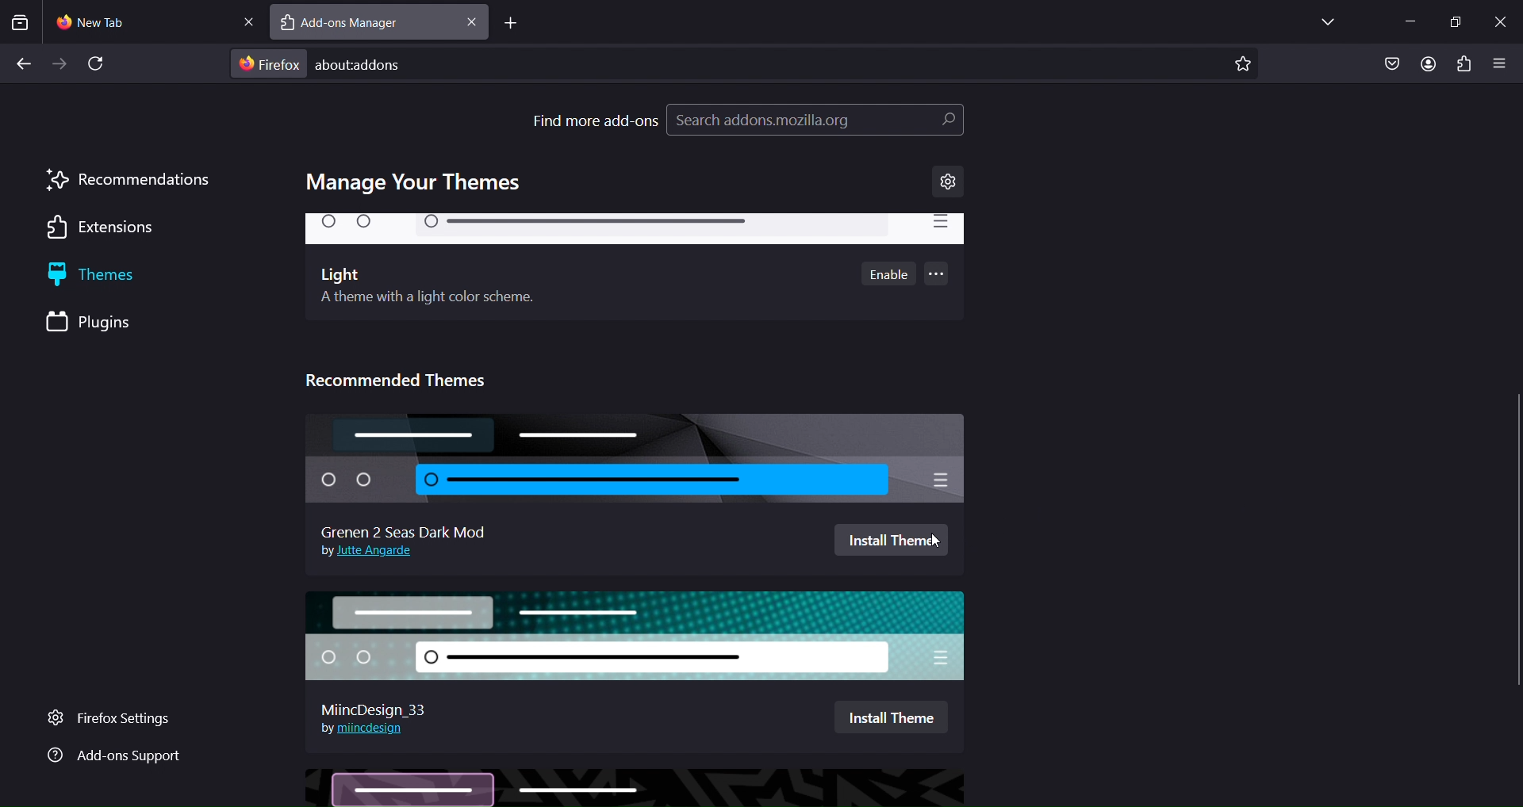 The height and width of the screenshot is (807, 1523). What do you see at coordinates (1405, 22) in the screenshot?
I see `minimize` at bounding box center [1405, 22].